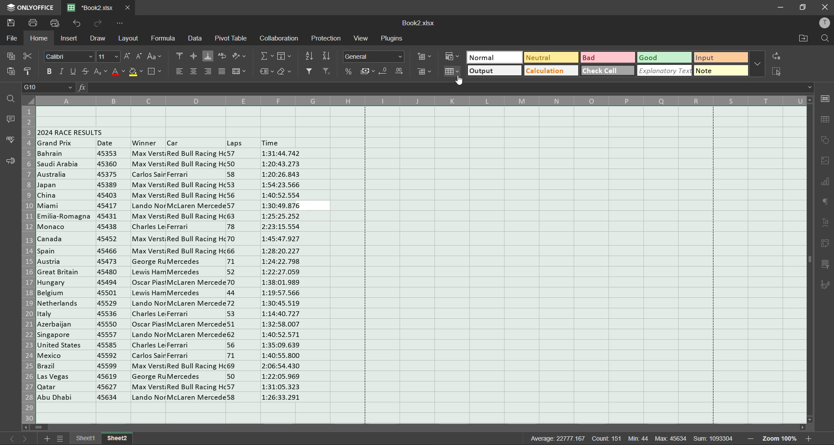 The image size is (834, 445). Describe the element at coordinates (28, 70) in the screenshot. I see `copy style` at that location.